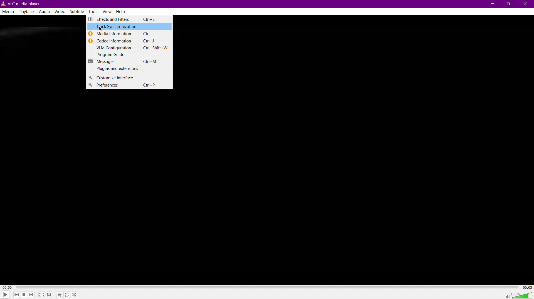 The width and height of the screenshot is (534, 299). I want to click on elapsed time, so click(6, 287).